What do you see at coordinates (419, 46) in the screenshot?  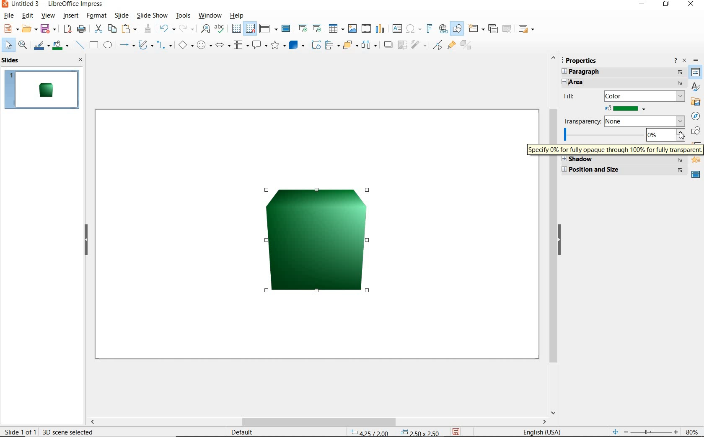 I see `FILTER` at bounding box center [419, 46].